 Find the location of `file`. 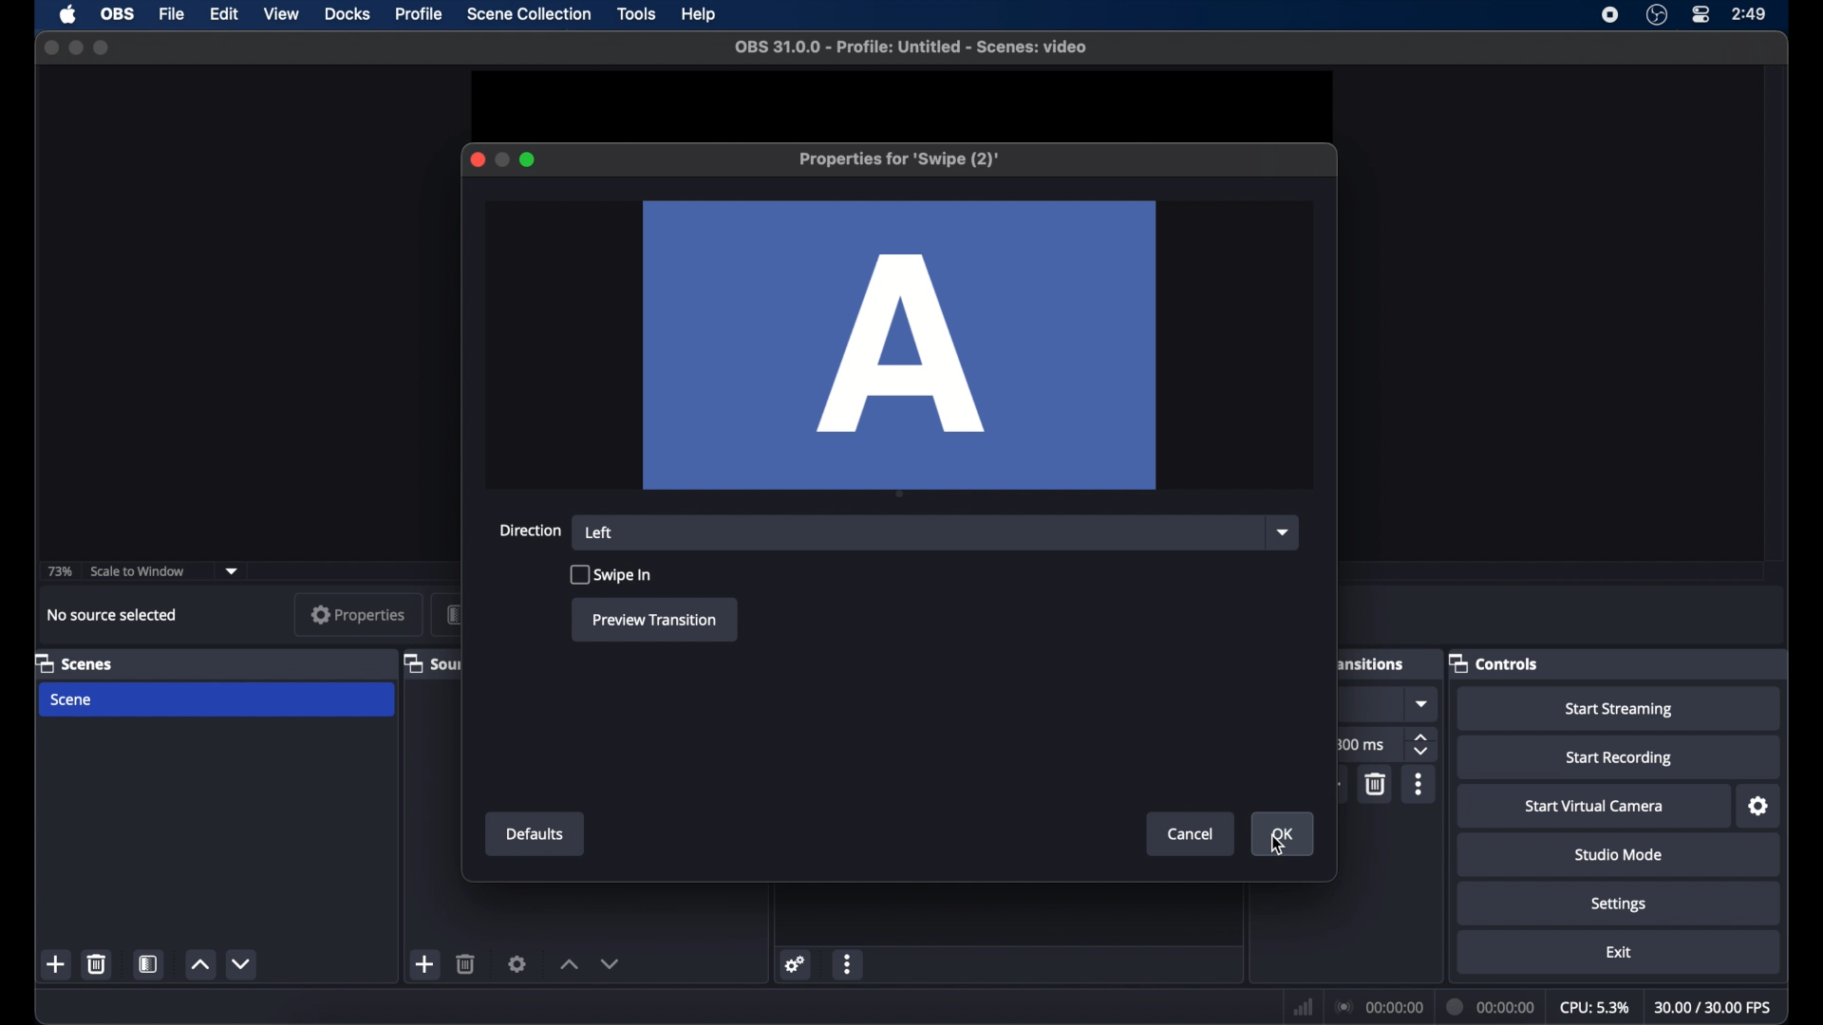

file is located at coordinates (172, 13).